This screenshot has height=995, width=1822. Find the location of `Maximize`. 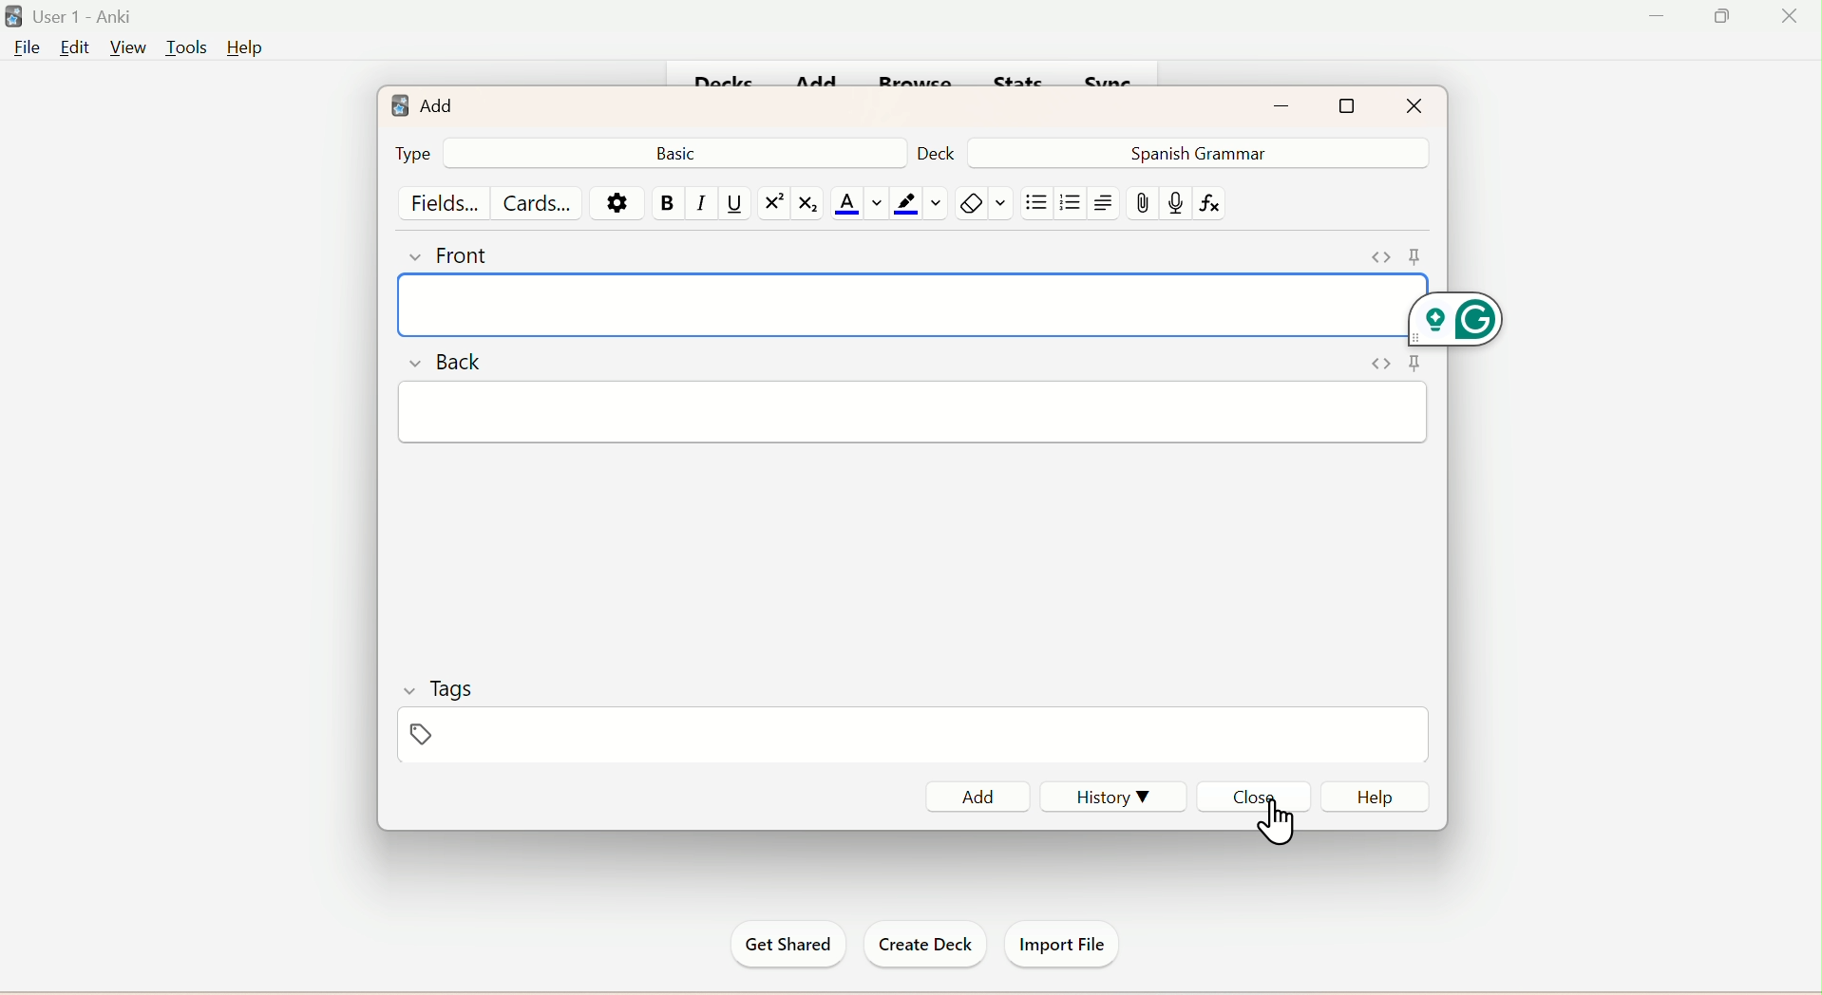

Maximize is located at coordinates (1349, 105).